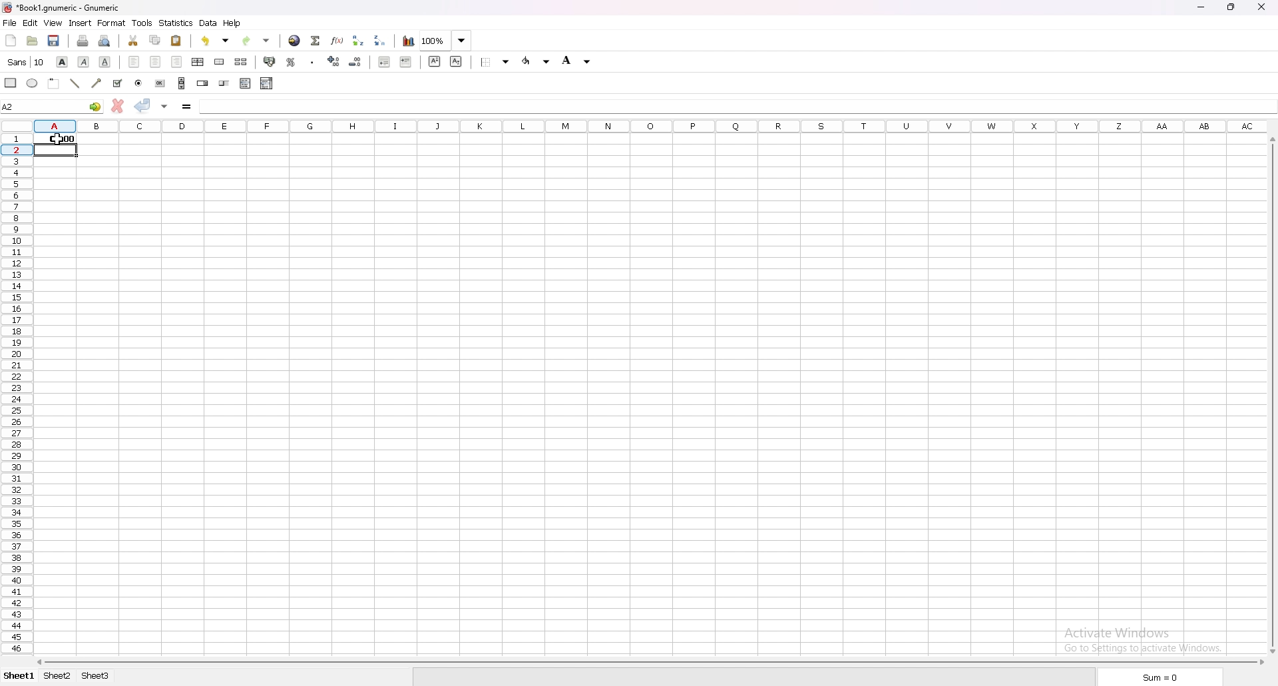 This screenshot has height=686, width=1278. What do you see at coordinates (295, 40) in the screenshot?
I see `hyperlinnk` at bounding box center [295, 40].